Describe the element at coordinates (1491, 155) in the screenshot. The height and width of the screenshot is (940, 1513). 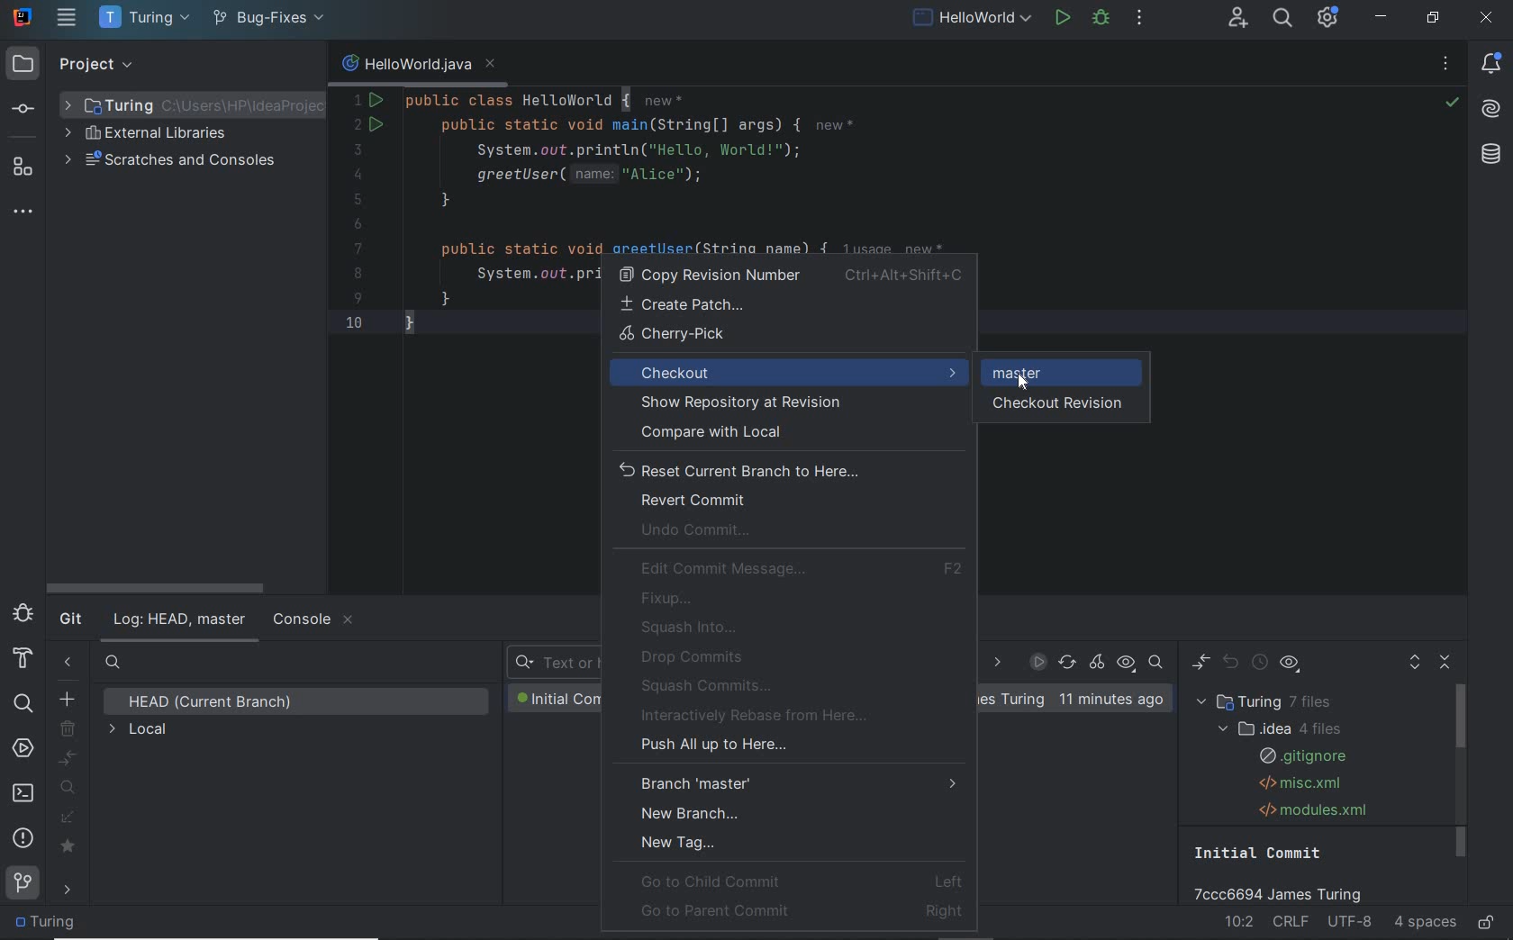
I see `database` at that location.